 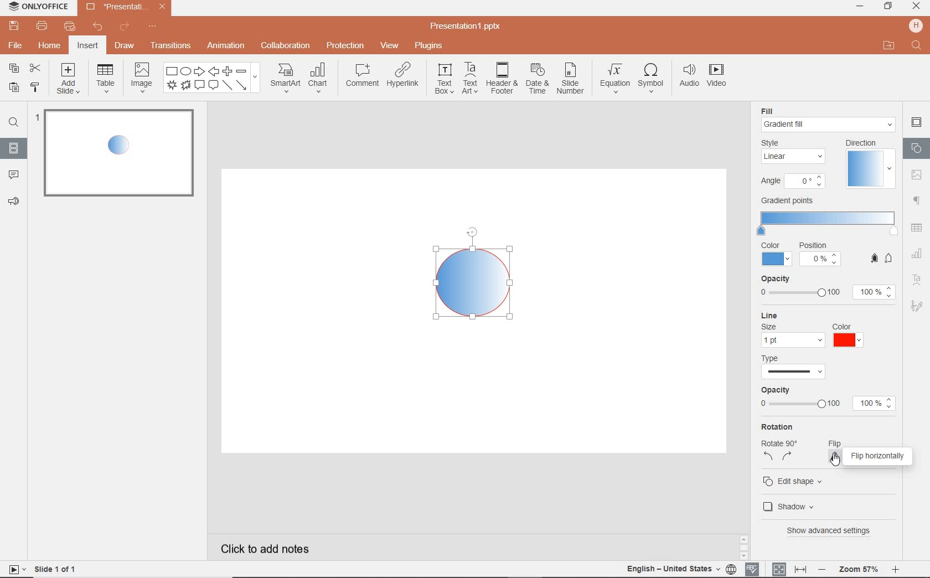 I want to click on slide number, so click(x=571, y=79).